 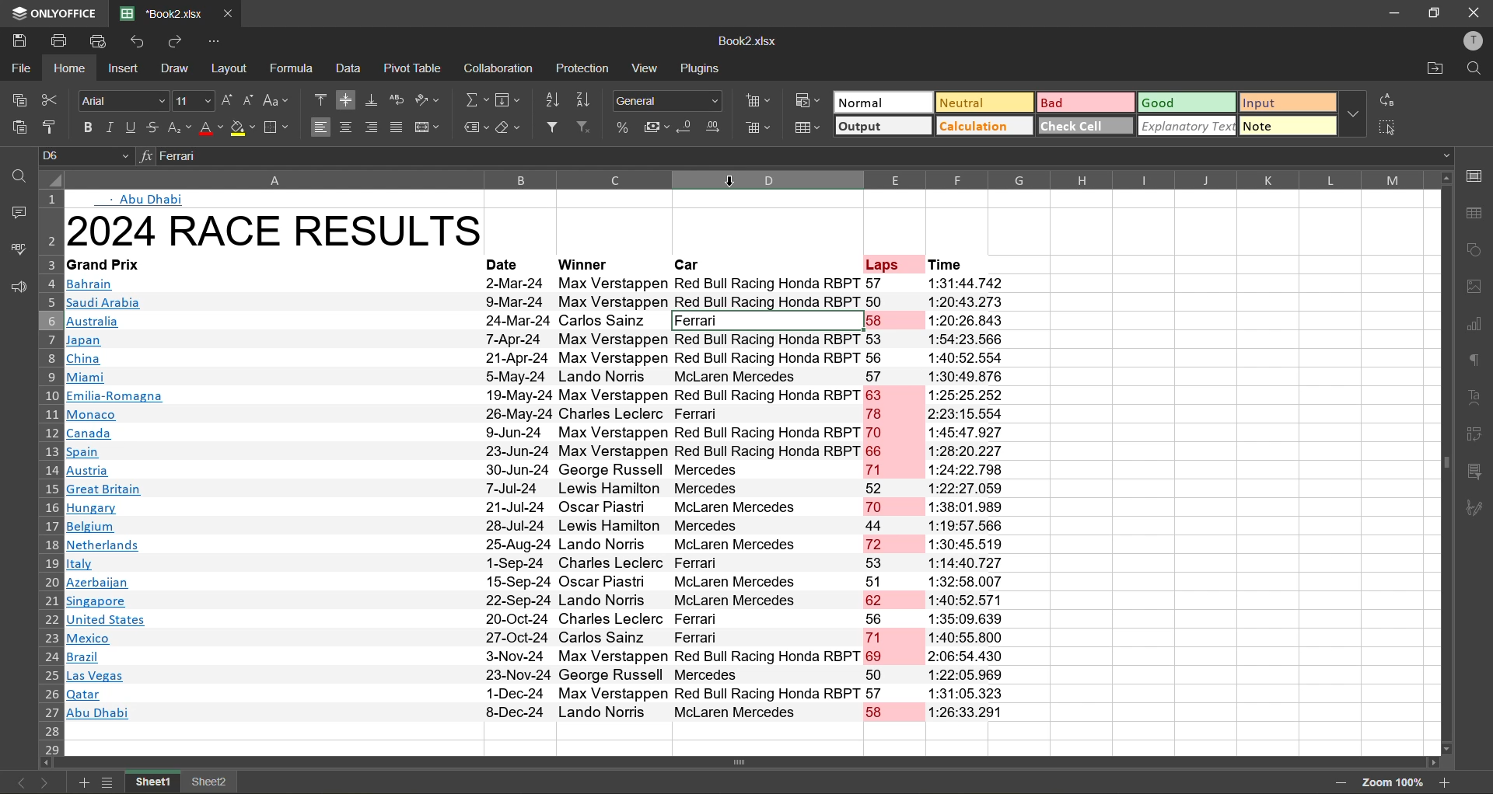 What do you see at coordinates (210, 783) in the screenshot?
I see `sheet2` at bounding box center [210, 783].